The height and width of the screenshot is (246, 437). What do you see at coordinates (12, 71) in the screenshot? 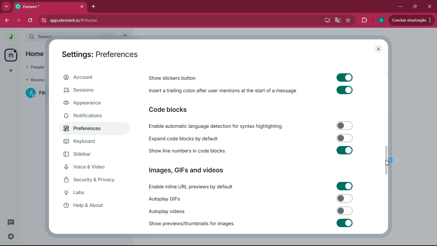
I see `add` at bounding box center [12, 71].